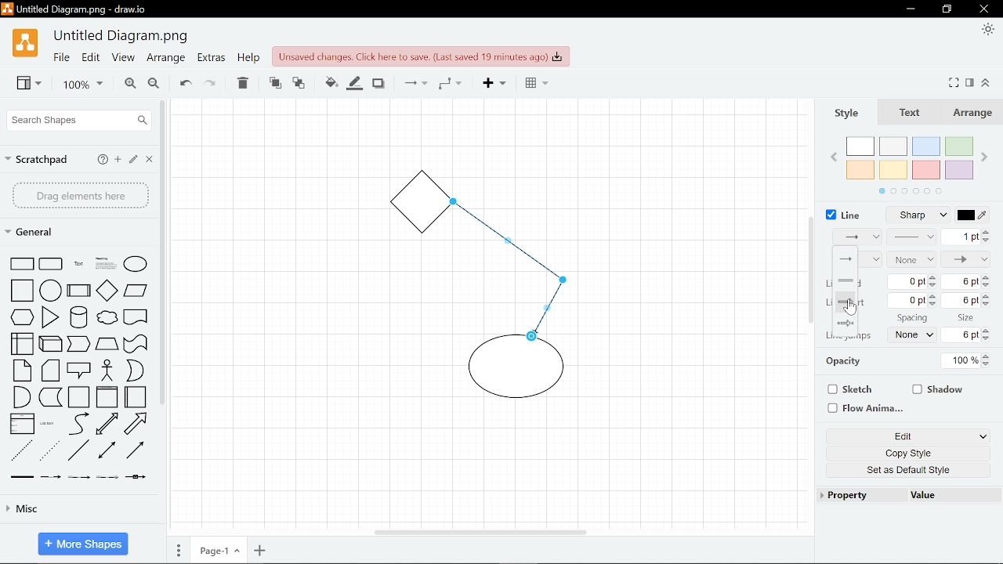 This screenshot has width=1003, height=564. Describe the element at coordinates (136, 319) in the screenshot. I see `shape` at that location.